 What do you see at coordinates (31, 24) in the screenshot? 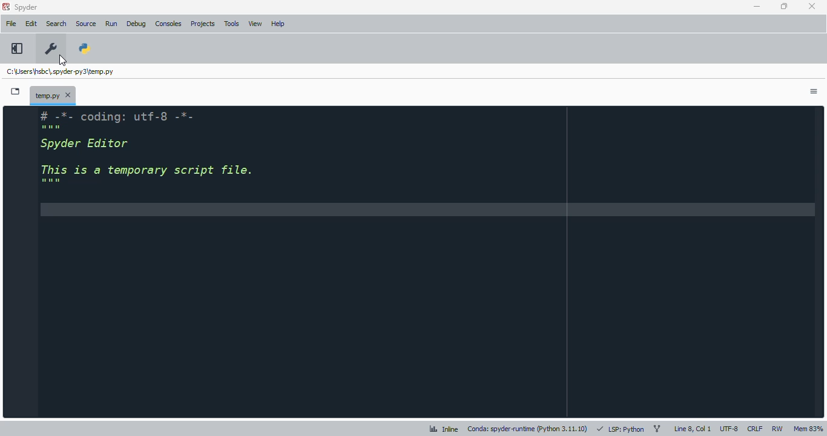
I see `edit` at bounding box center [31, 24].